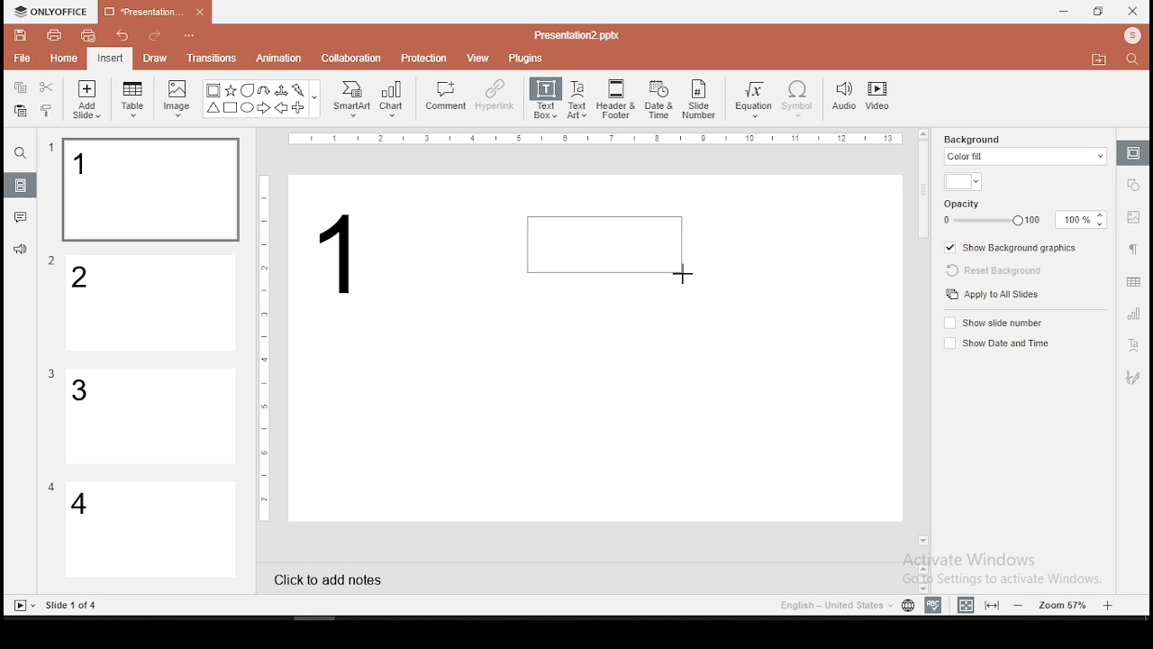 This screenshot has width=1153, height=649. What do you see at coordinates (605, 243) in the screenshot?
I see `active text box` at bounding box center [605, 243].